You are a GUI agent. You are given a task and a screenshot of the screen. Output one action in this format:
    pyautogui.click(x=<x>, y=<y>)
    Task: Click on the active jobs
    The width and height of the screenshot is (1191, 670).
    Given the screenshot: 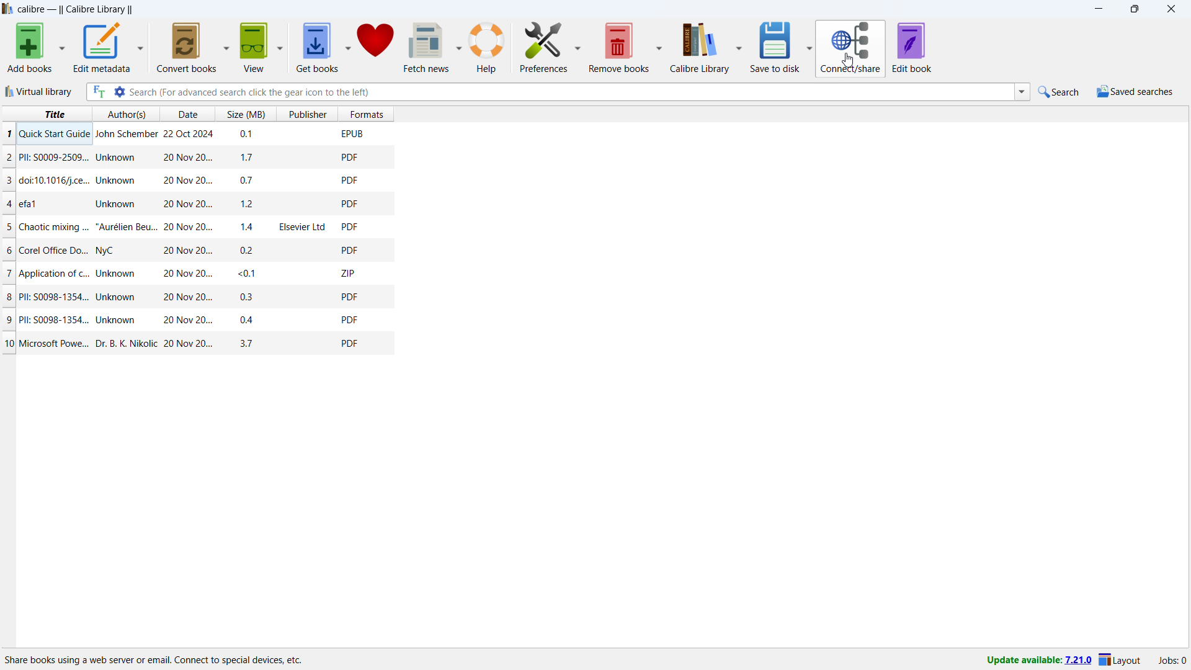 What is the action you would take?
    pyautogui.click(x=1172, y=661)
    